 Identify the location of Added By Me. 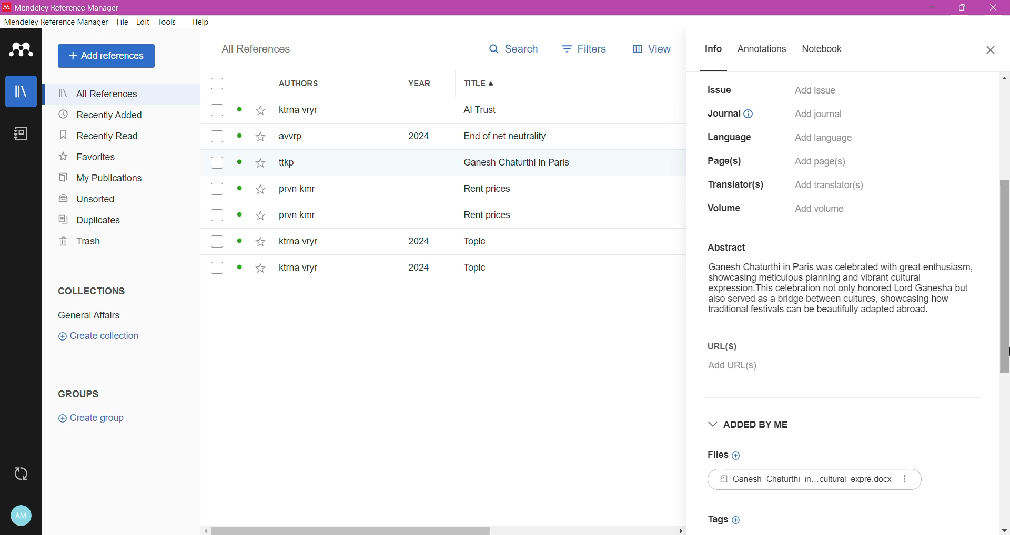
(759, 425).